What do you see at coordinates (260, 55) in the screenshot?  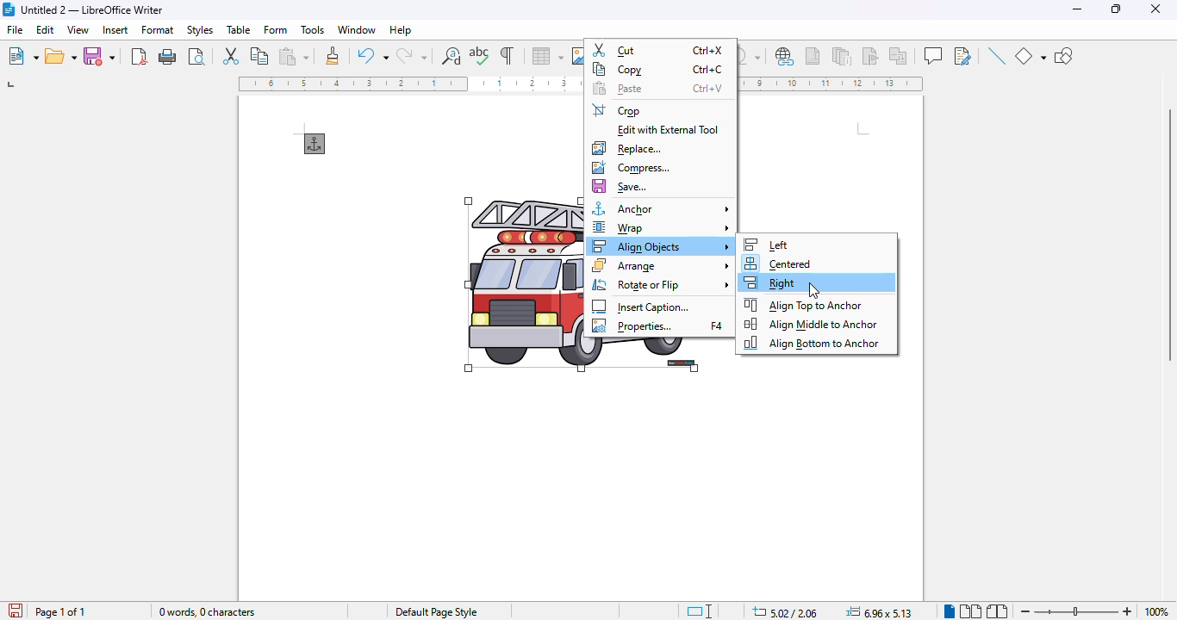 I see `copy` at bounding box center [260, 55].